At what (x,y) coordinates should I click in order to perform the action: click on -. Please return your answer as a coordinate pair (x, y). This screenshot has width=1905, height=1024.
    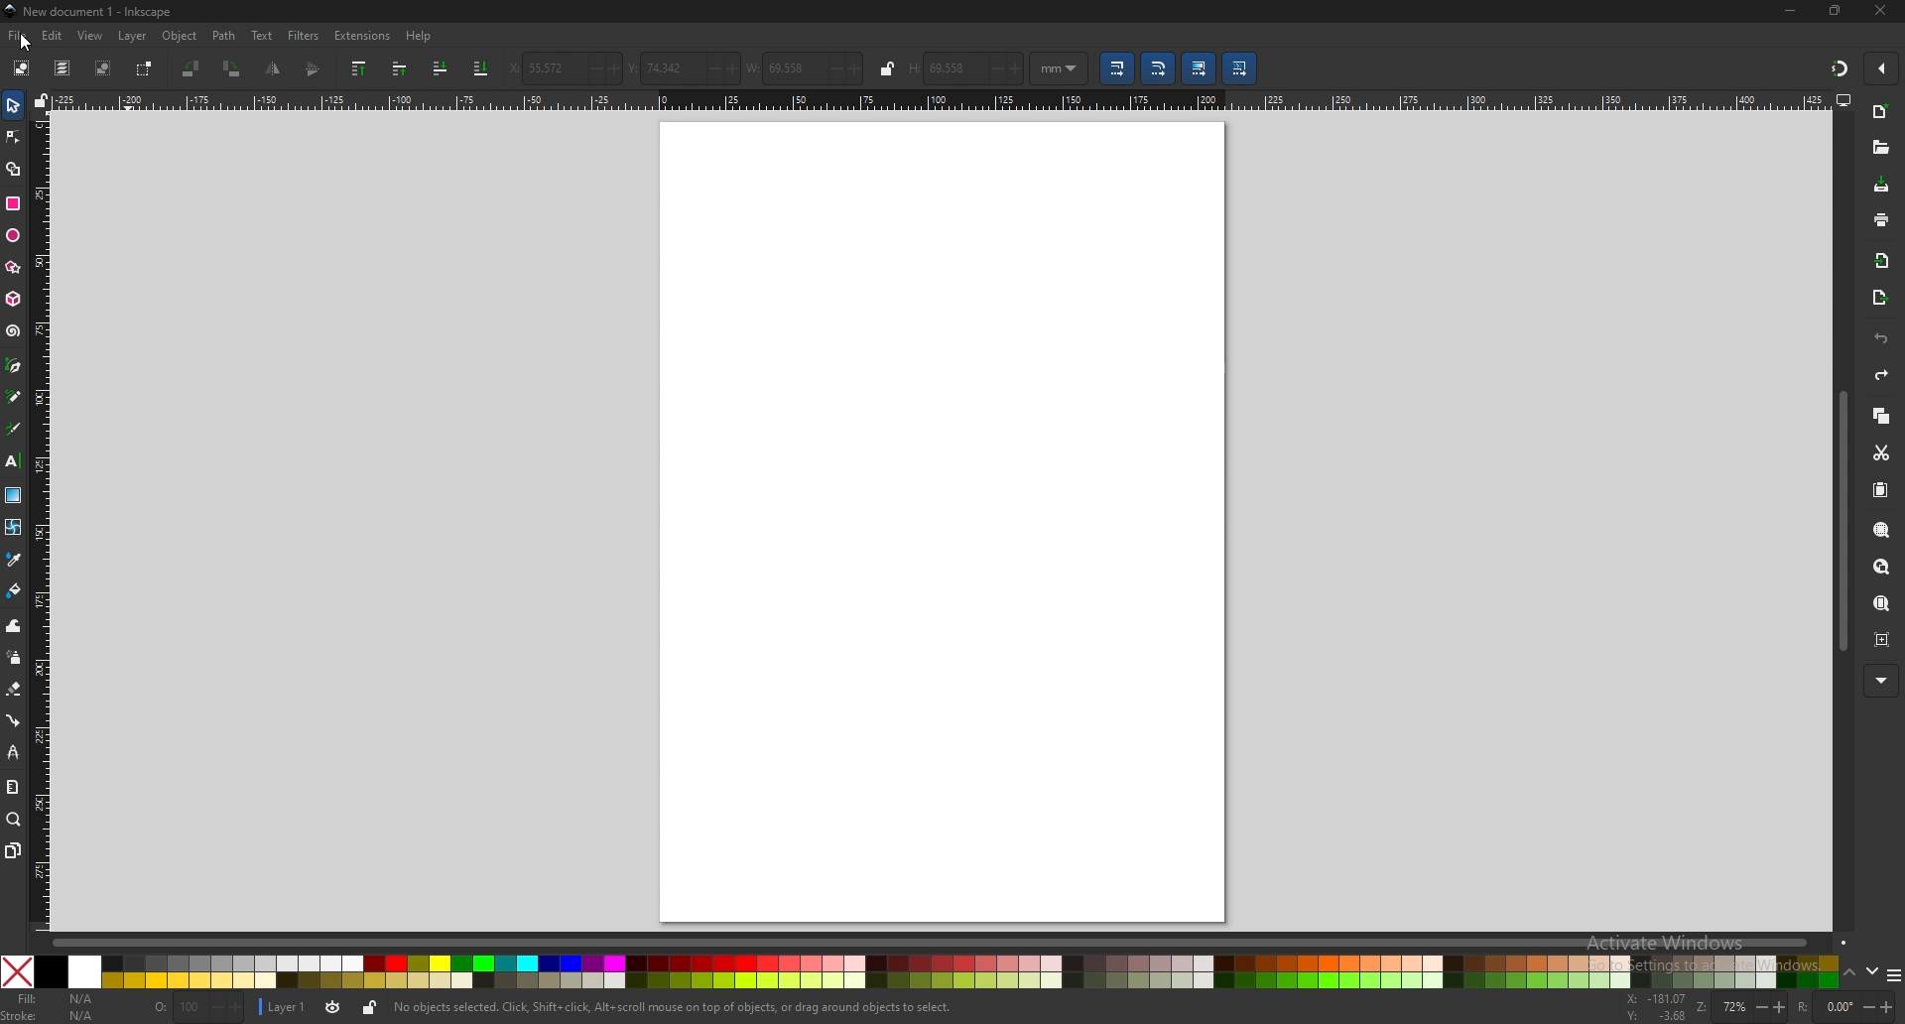
    Looking at the image, I should click on (702, 68).